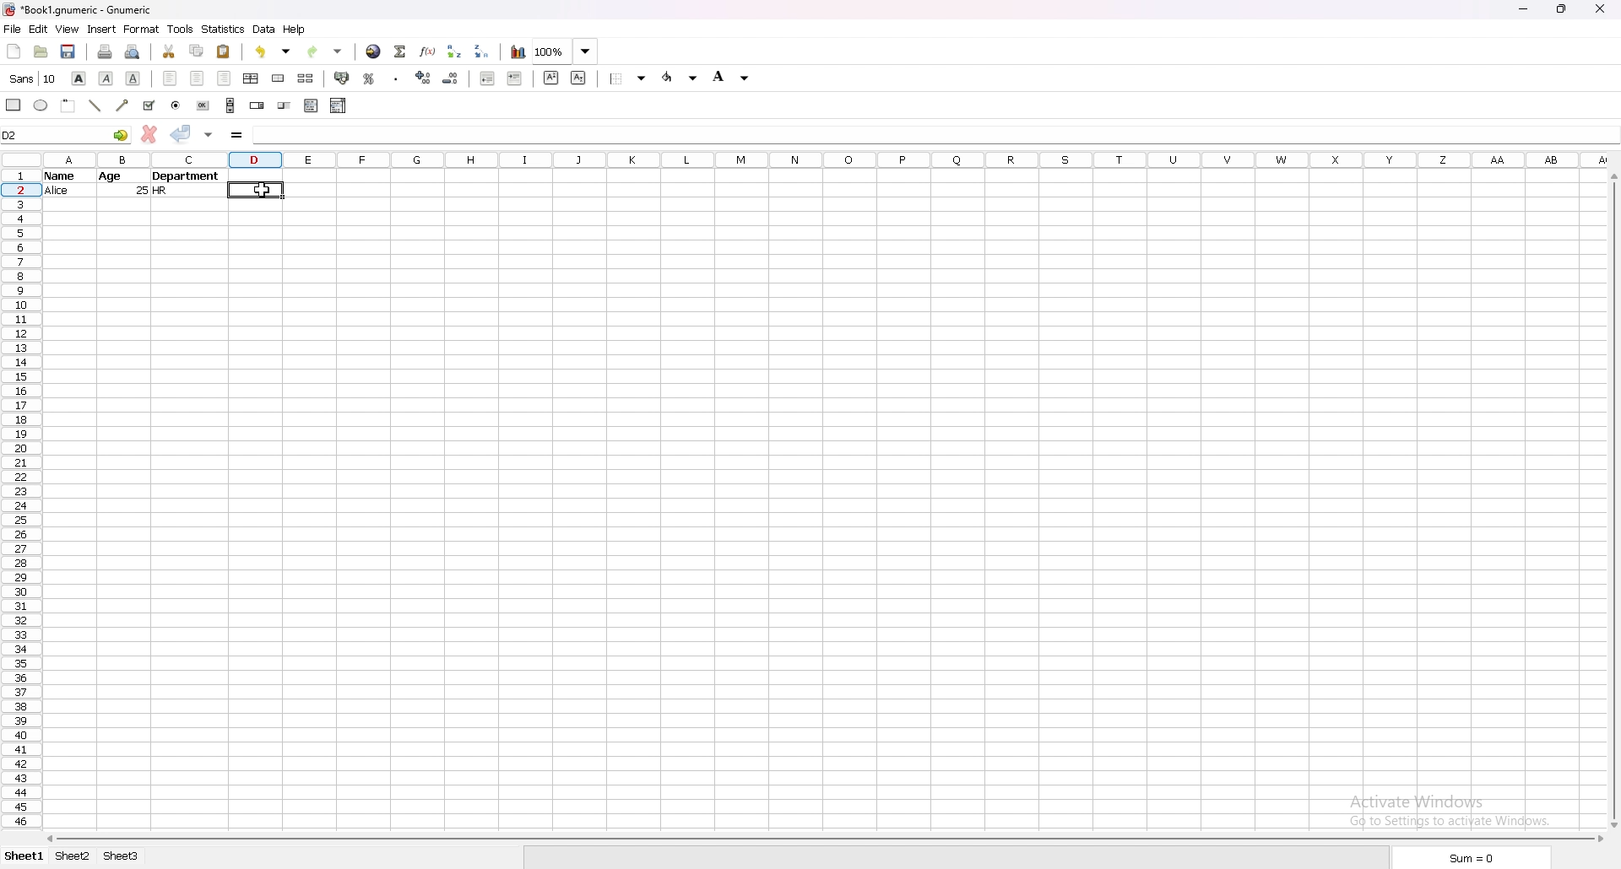 Image resolution: width=1621 pixels, height=869 pixels. I want to click on subscript, so click(579, 77).